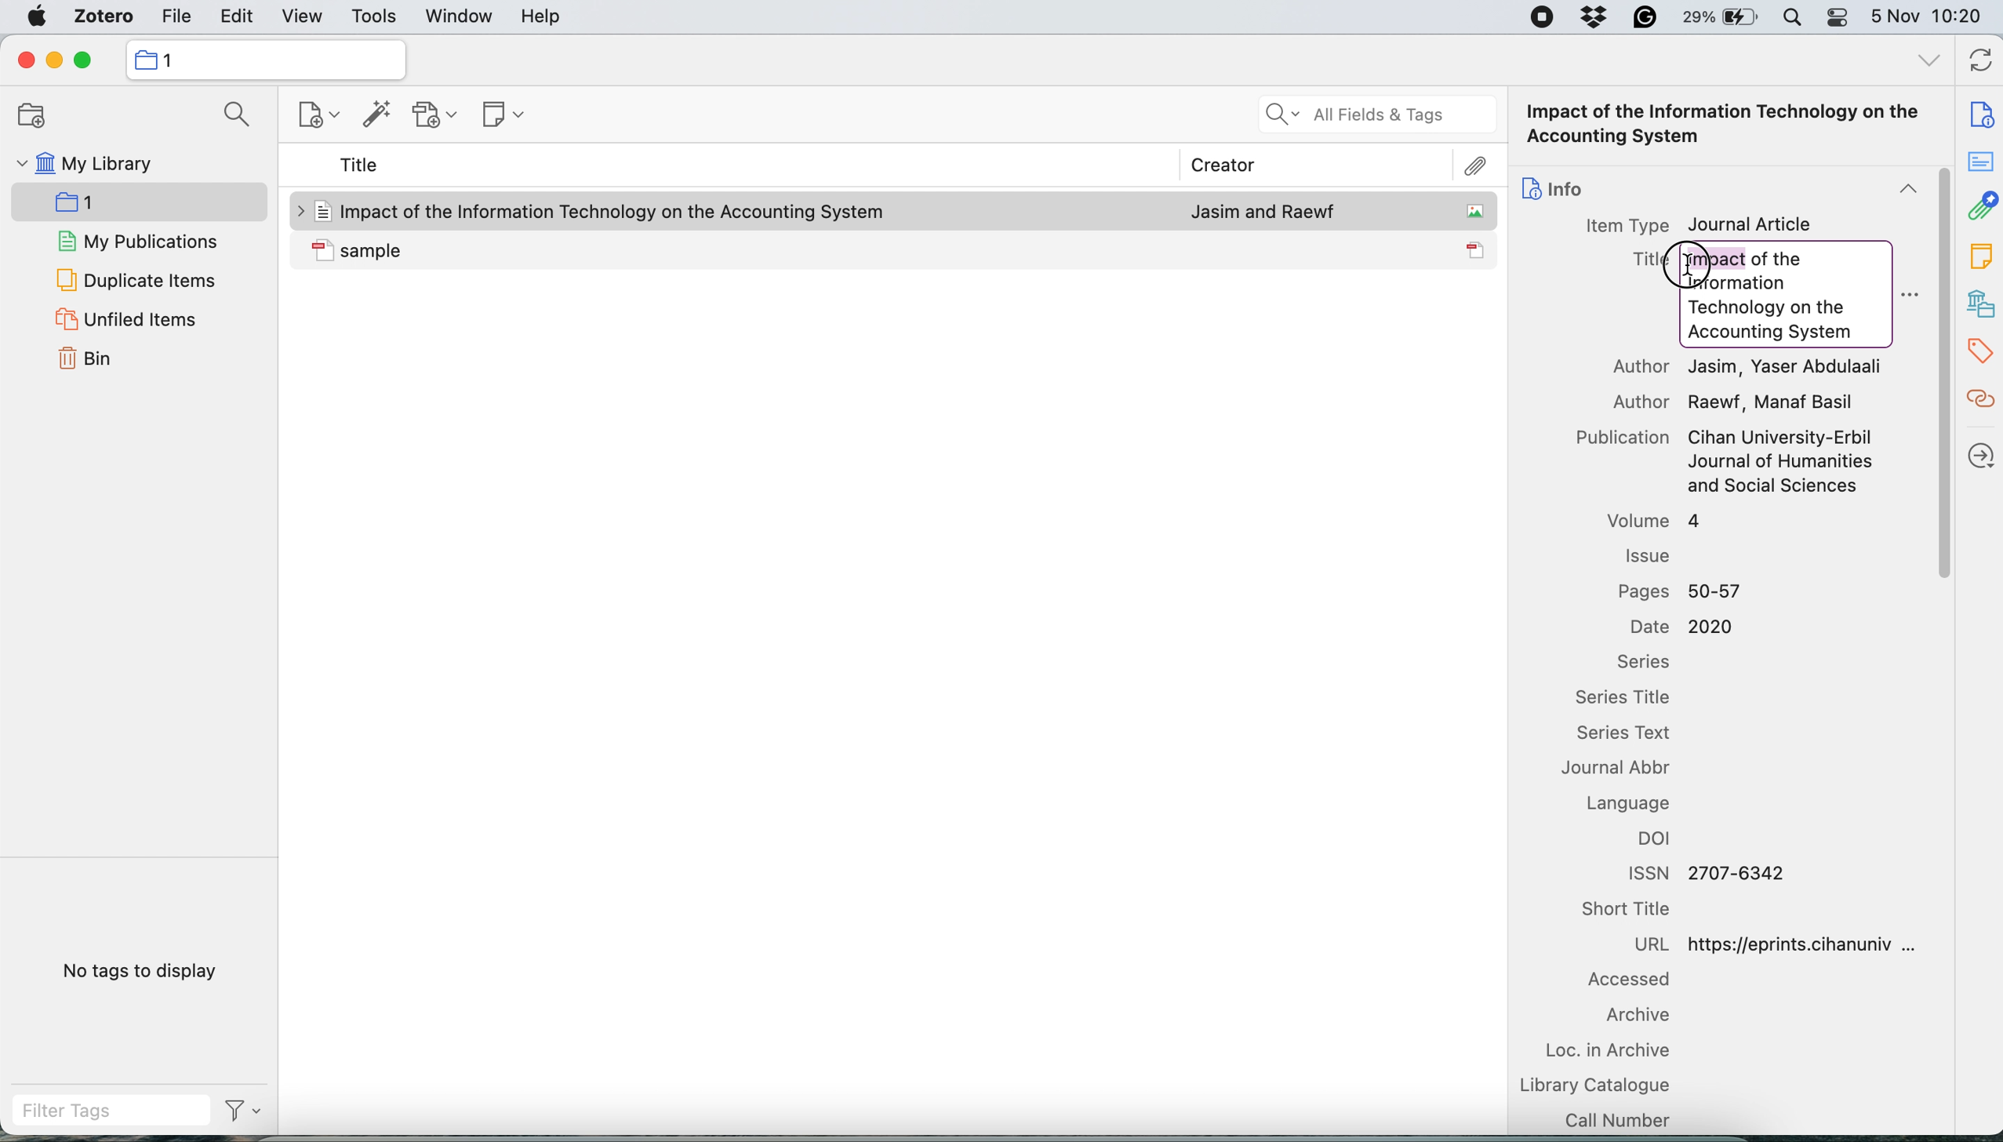 This screenshot has width=2003, height=1142. I want to click on loc in archive, so click(1616, 1049).